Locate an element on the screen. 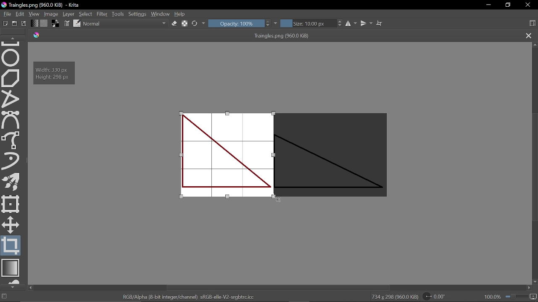 The height and width of the screenshot is (302, 538). Opacity: 100% is located at coordinates (236, 23).